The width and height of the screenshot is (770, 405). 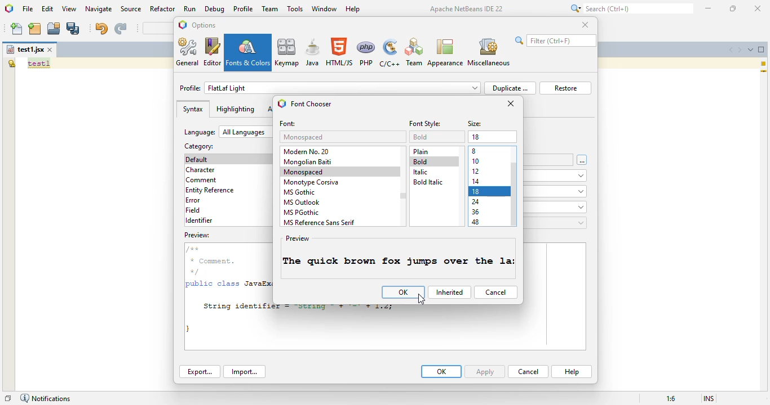 I want to click on close, so click(x=511, y=103).